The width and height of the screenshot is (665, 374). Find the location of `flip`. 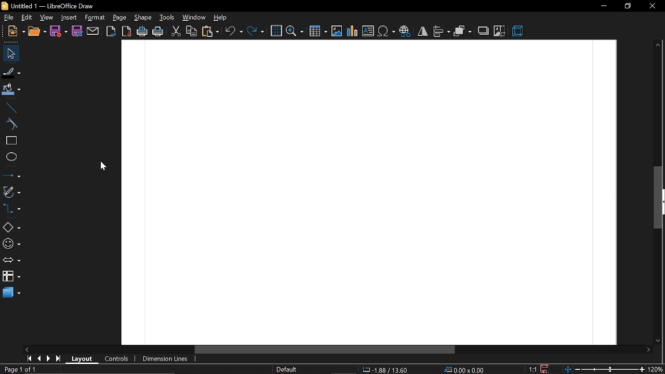

flip is located at coordinates (422, 33).